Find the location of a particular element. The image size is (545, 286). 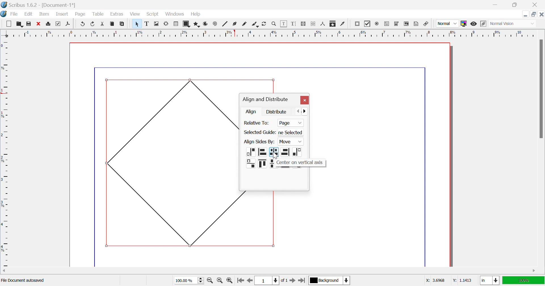

Regular polygon selected: Size = 3.7187 in x 3.7048 in is located at coordinates (48, 281).